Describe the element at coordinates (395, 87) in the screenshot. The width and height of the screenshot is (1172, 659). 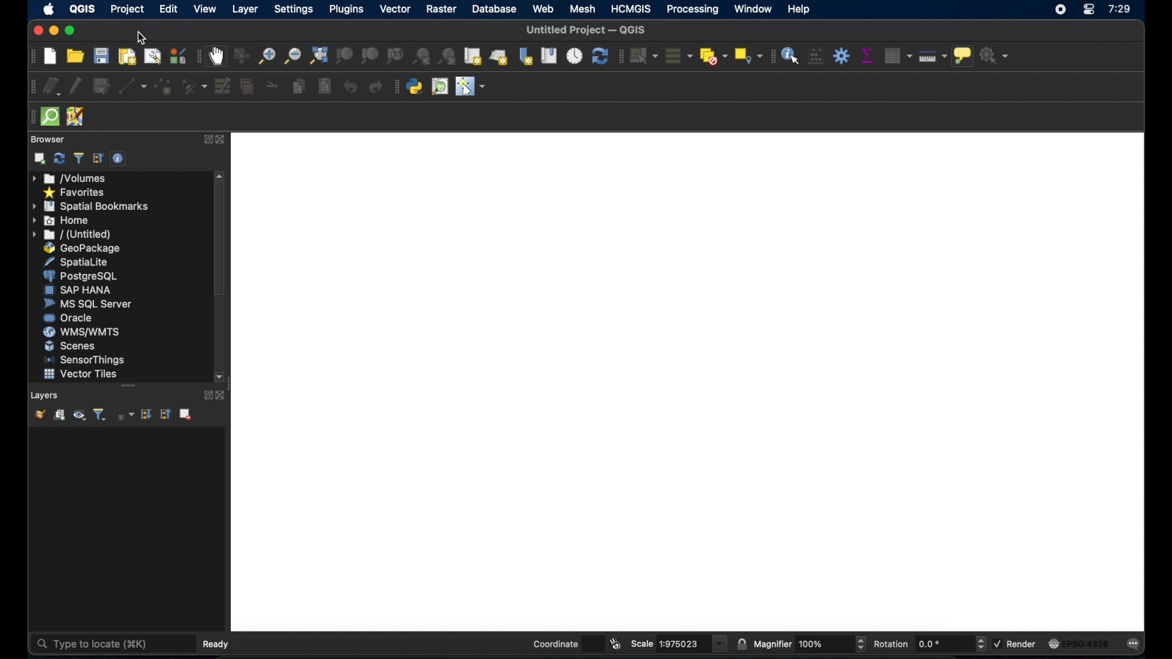
I see `plugins toolbar` at that location.